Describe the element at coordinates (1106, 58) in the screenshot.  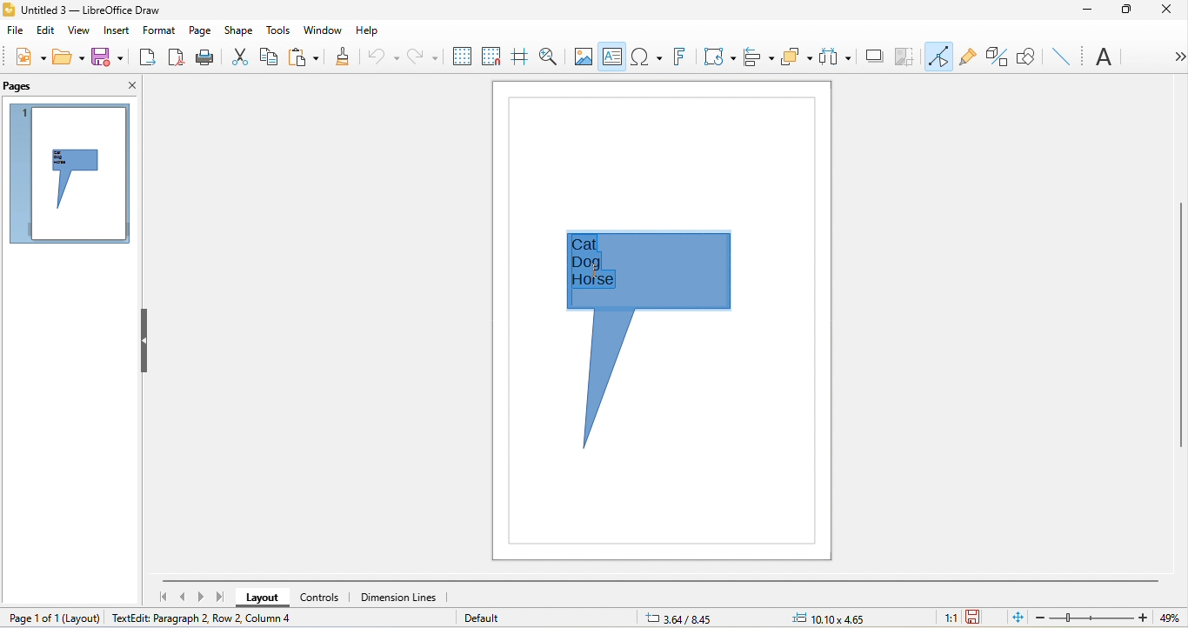
I see `text` at that location.